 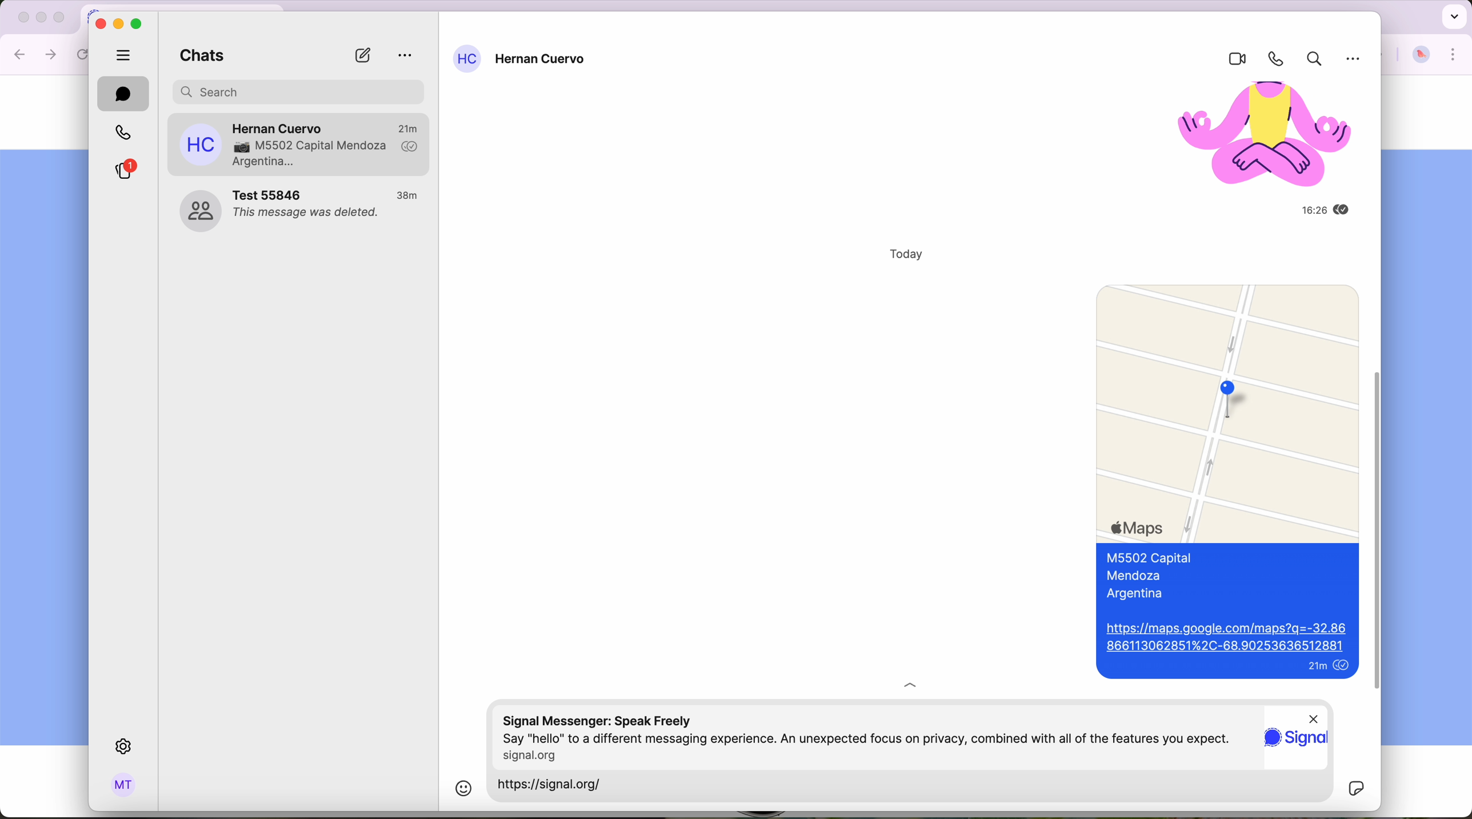 What do you see at coordinates (1311, 667) in the screenshot?
I see `21m` at bounding box center [1311, 667].